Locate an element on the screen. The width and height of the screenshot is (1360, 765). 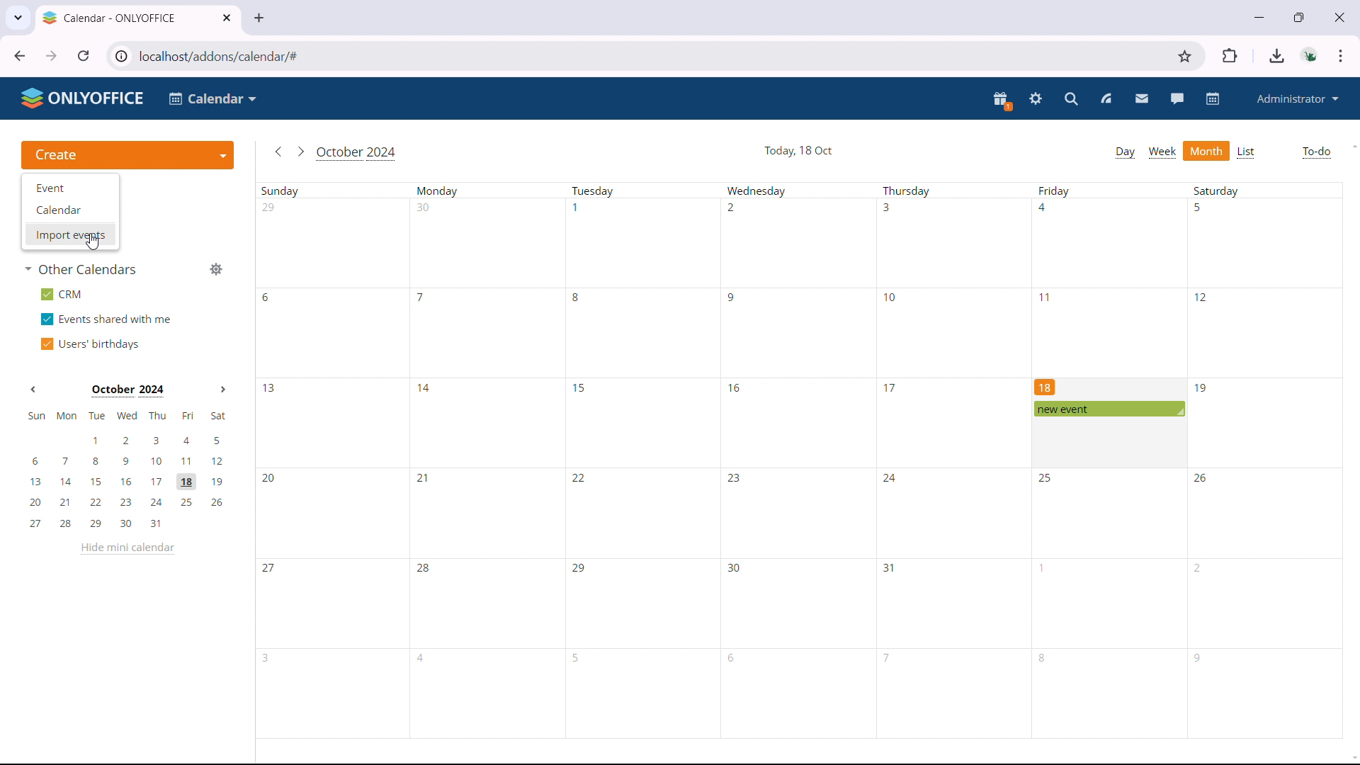
hide mini calendar is located at coordinates (127, 548).